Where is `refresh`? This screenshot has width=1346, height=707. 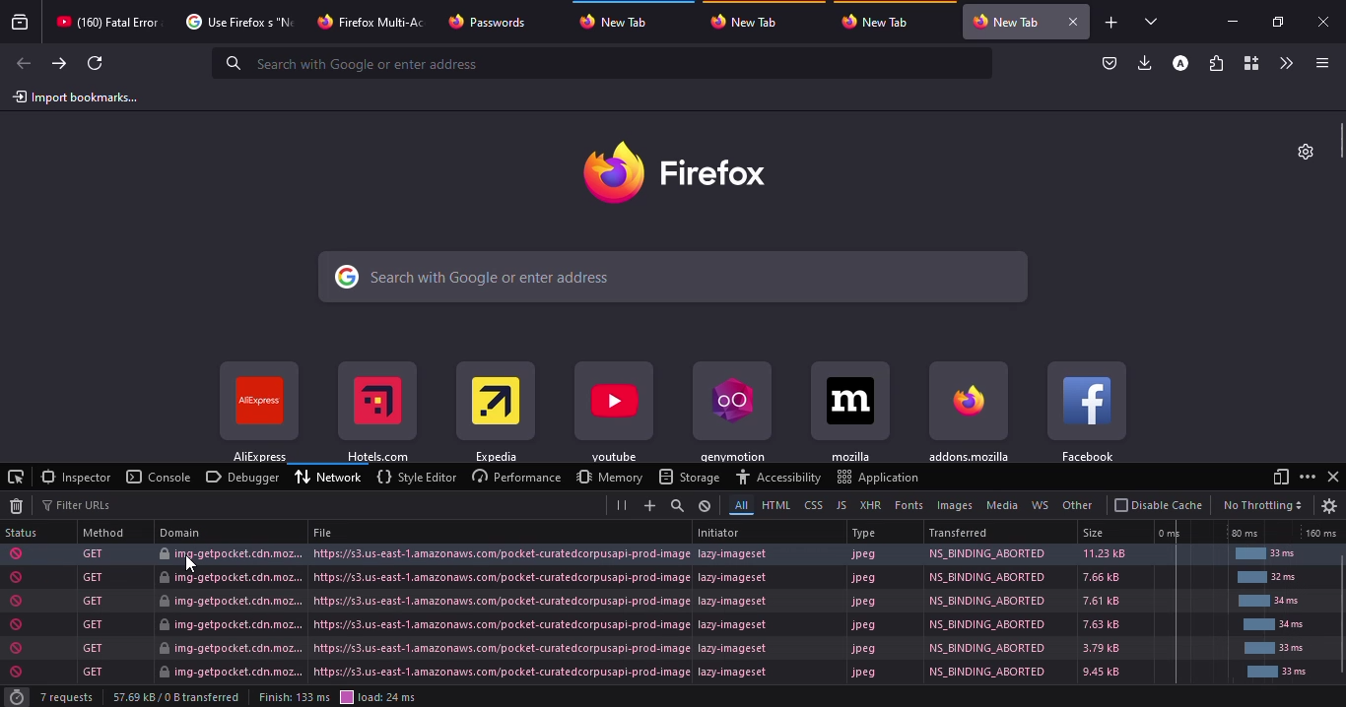 refresh is located at coordinates (95, 64).